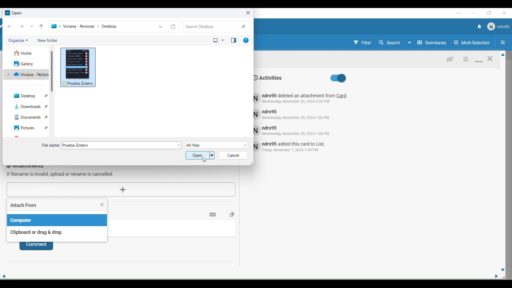 This screenshot has height=288, width=512. I want to click on Computer, so click(58, 220).